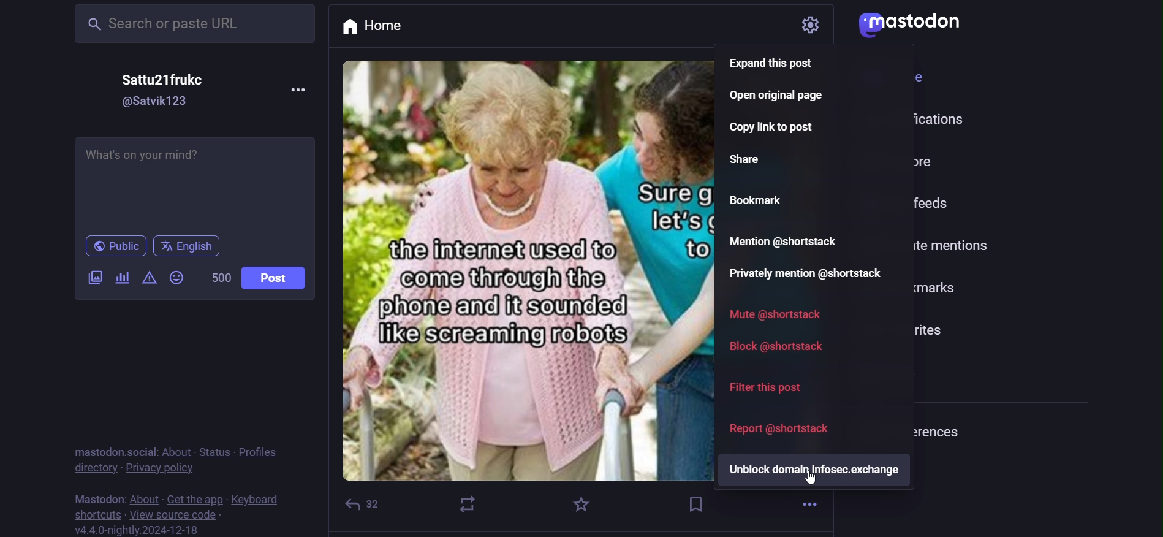 The width and height of the screenshot is (1163, 537). Describe the element at coordinates (772, 346) in the screenshot. I see `block @shortstack` at that location.